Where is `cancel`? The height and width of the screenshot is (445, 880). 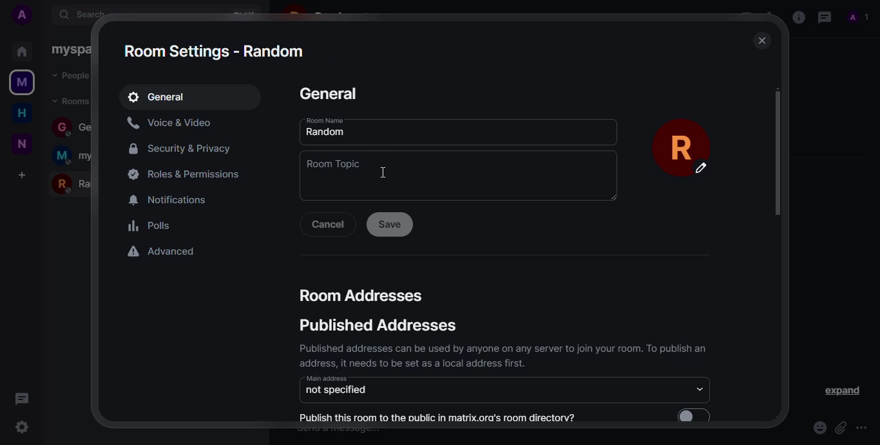
cancel is located at coordinates (329, 226).